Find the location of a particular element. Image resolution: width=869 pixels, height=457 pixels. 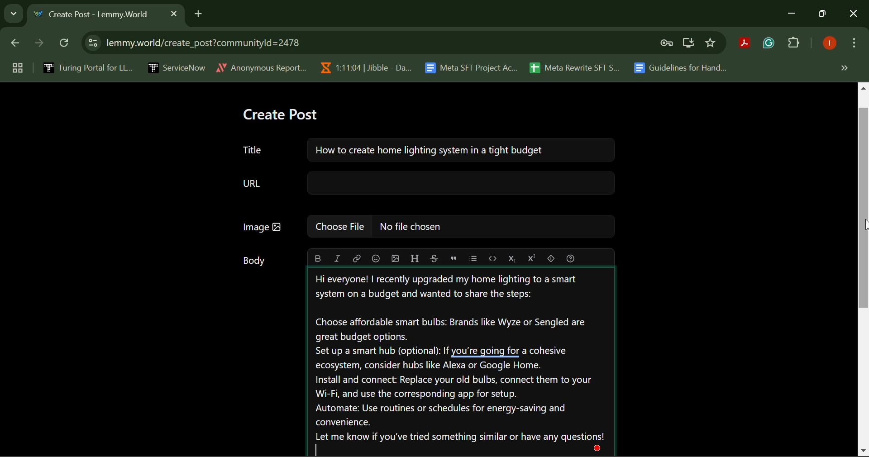

Post Title Text  is located at coordinates (424, 152).